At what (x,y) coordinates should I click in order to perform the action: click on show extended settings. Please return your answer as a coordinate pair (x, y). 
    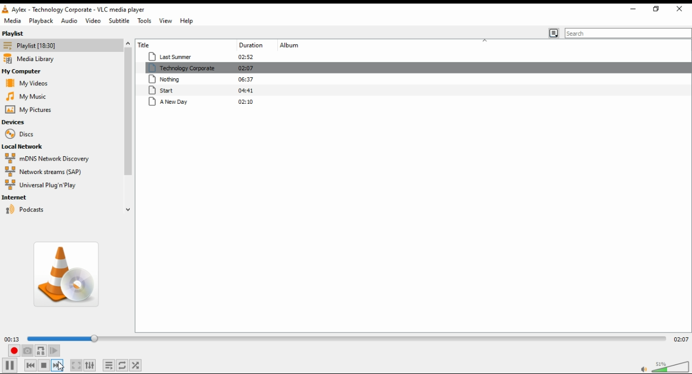
    Looking at the image, I should click on (91, 365).